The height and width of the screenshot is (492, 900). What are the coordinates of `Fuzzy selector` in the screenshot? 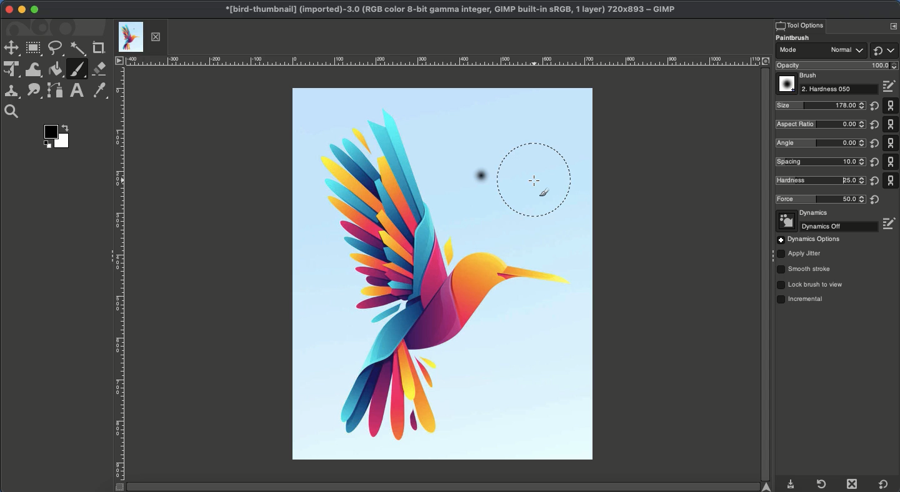 It's located at (78, 49).